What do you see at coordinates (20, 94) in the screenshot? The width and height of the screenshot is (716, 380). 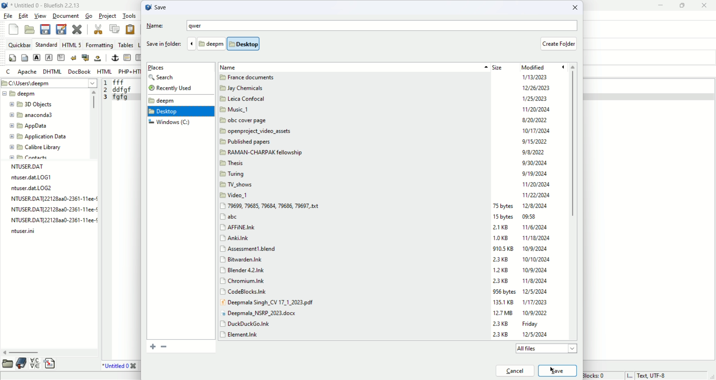 I see `deepm` at bounding box center [20, 94].